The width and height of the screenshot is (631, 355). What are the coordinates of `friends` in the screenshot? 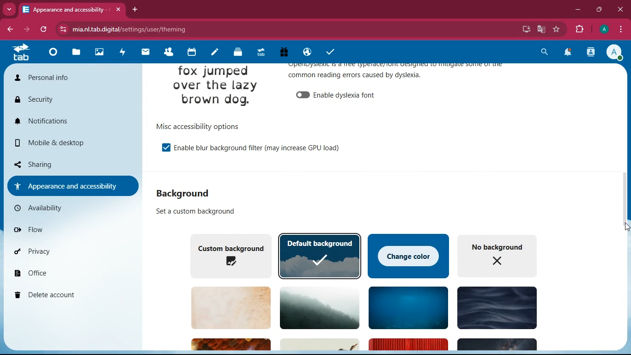 It's located at (170, 53).